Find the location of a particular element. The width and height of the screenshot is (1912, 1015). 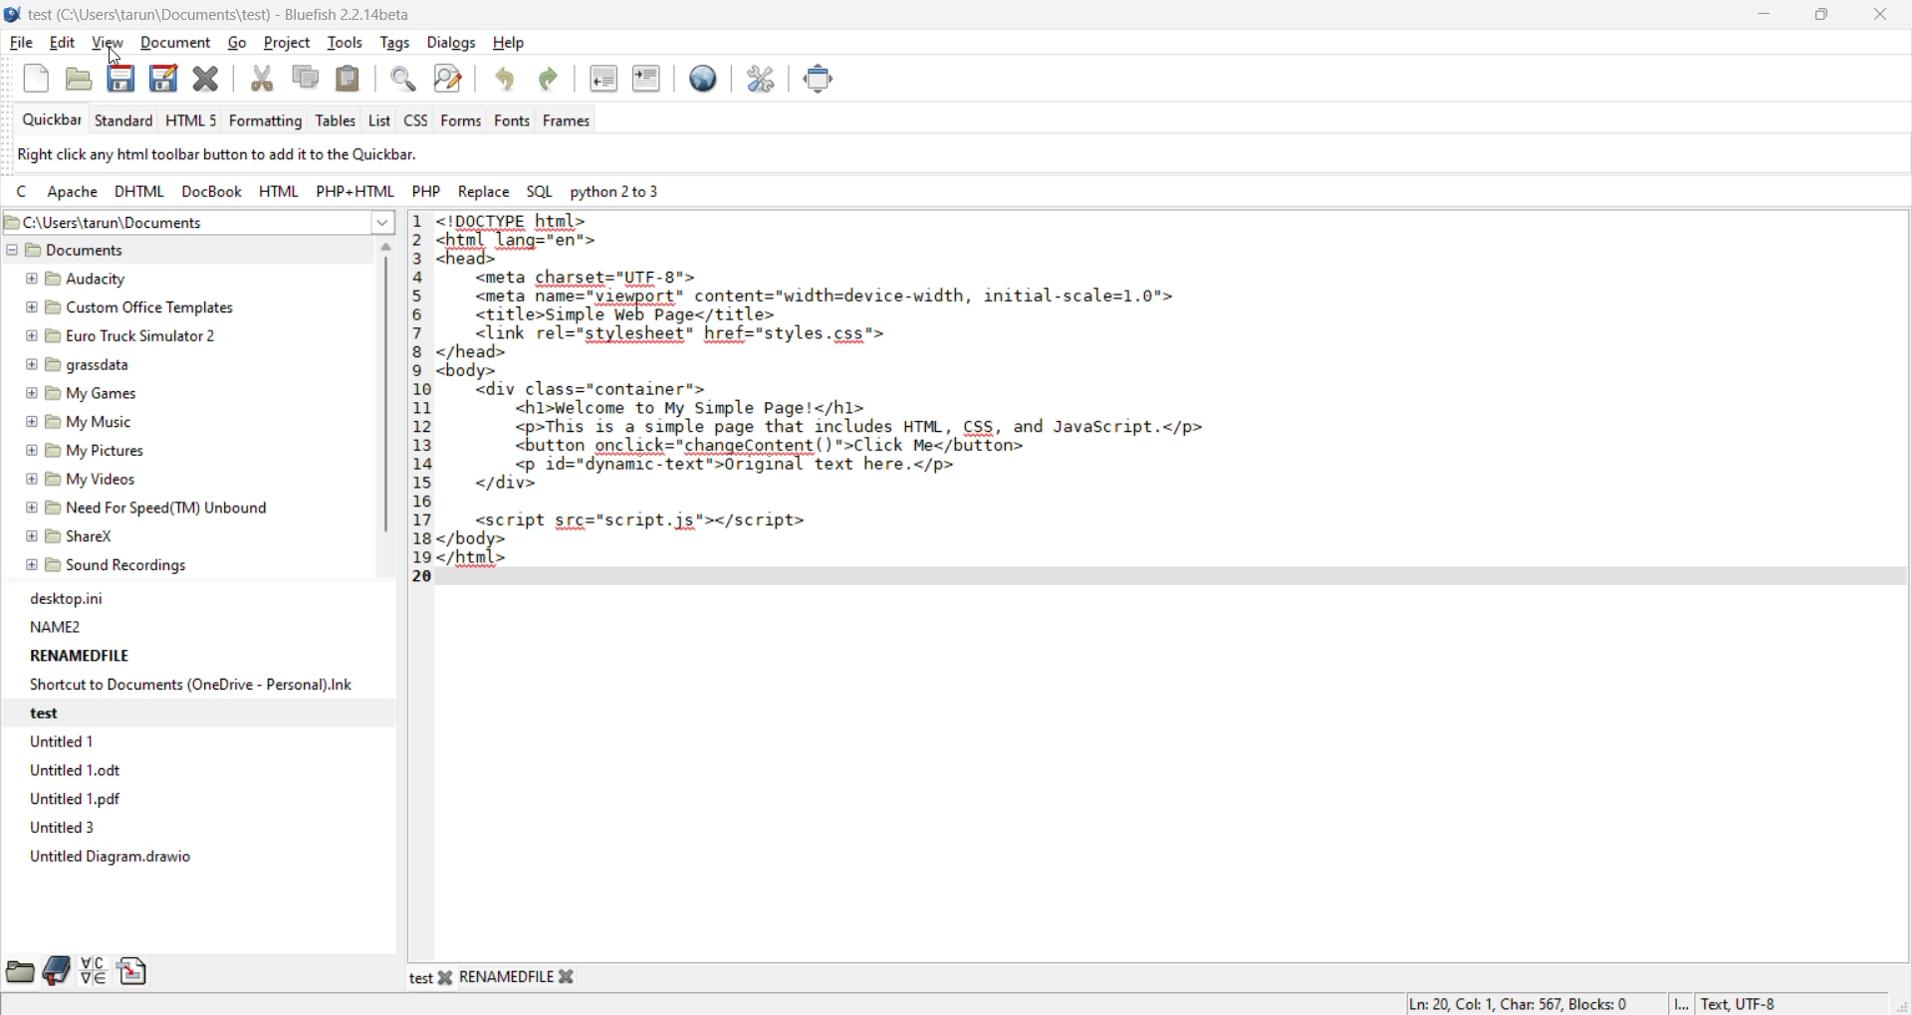

# [9 Need For Speed(TM) Unbound is located at coordinates (149, 510).